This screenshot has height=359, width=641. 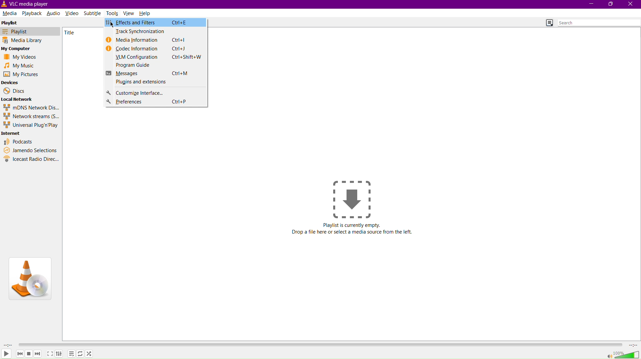 What do you see at coordinates (10, 82) in the screenshot?
I see `Devices` at bounding box center [10, 82].